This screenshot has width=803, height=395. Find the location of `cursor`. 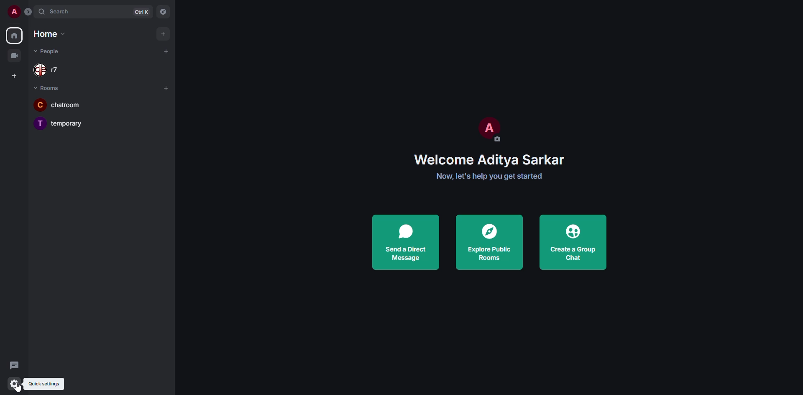

cursor is located at coordinates (18, 388).